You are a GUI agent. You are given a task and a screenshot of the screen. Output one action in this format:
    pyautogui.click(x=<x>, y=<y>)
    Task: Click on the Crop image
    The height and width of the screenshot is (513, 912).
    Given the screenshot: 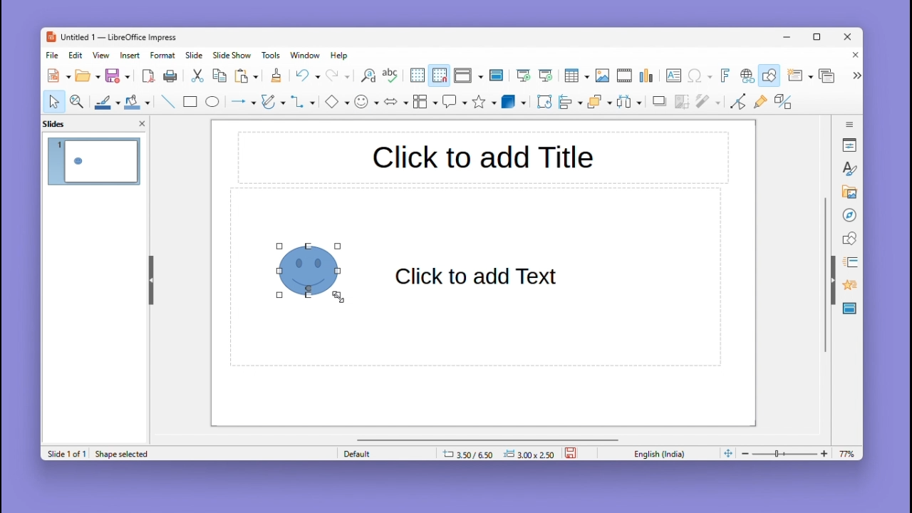 What is the action you would take?
    pyautogui.click(x=683, y=105)
    